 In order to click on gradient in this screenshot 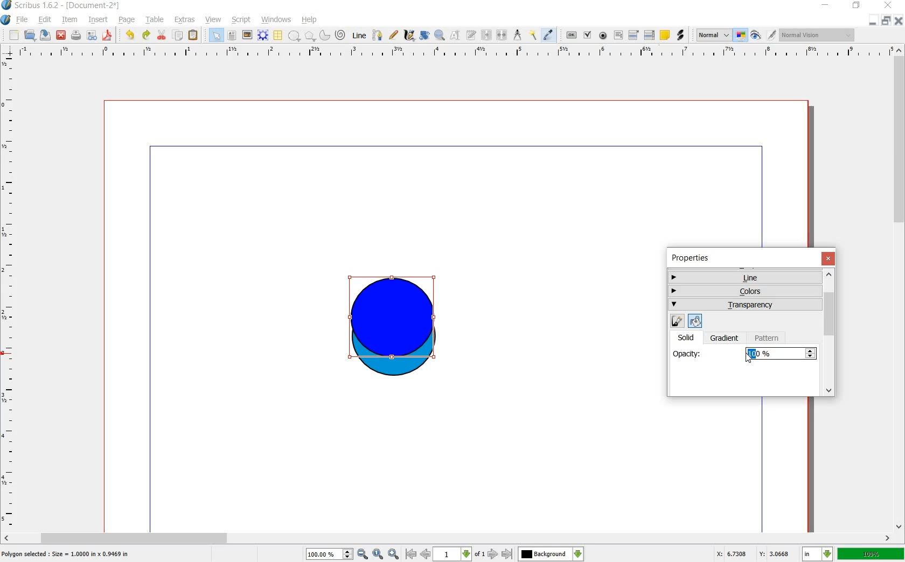, I will do `click(725, 339)`.